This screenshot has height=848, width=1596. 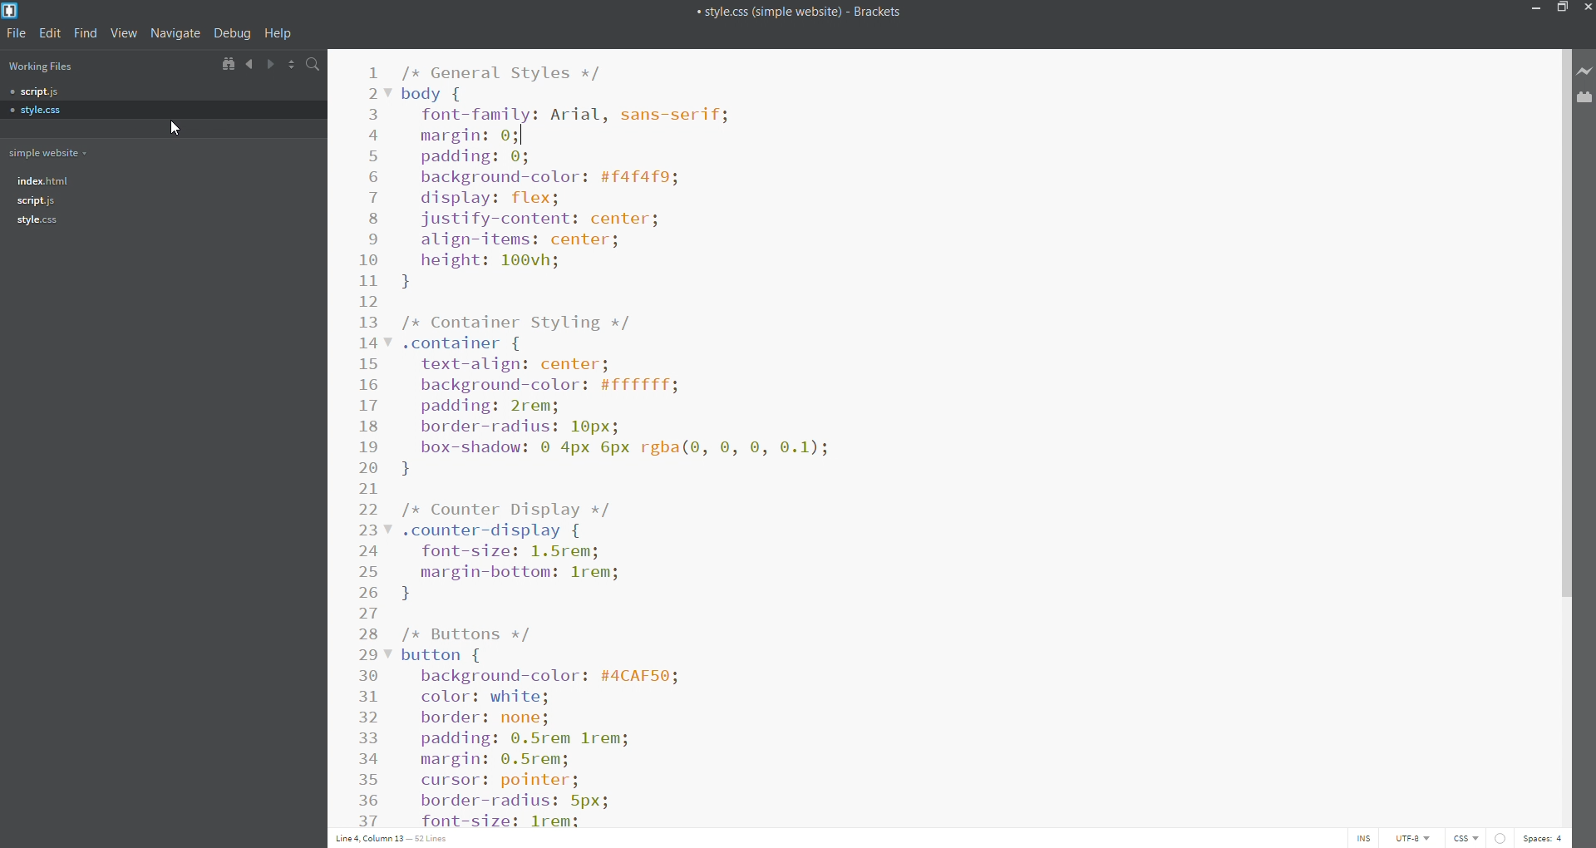 What do you see at coordinates (1583, 98) in the screenshot?
I see `extension manager` at bounding box center [1583, 98].